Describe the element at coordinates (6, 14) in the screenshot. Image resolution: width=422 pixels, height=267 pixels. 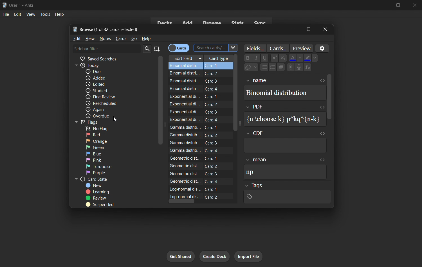
I see `file` at that location.